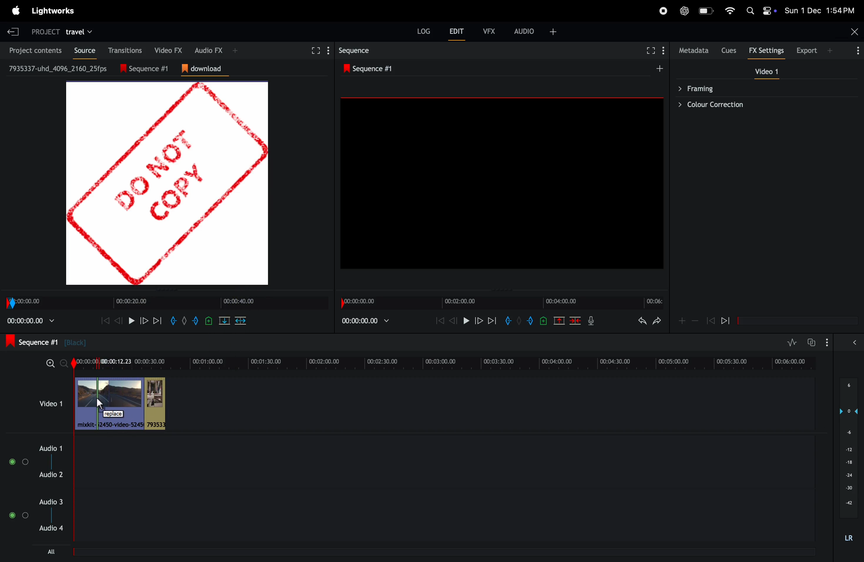  Describe the element at coordinates (166, 49) in the screenshot. I see `video fx` at that location.